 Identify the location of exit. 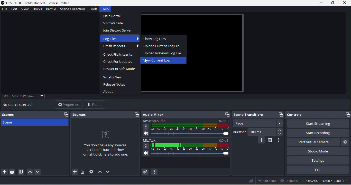
(319, 171).